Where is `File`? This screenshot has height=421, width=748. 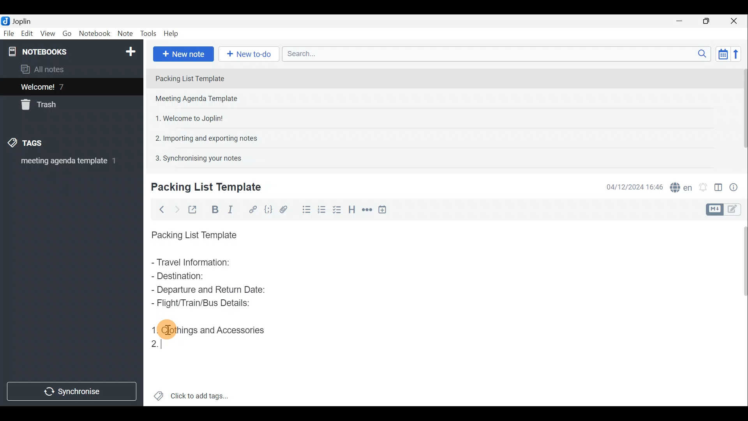
File is located at coordinates (8, 33).